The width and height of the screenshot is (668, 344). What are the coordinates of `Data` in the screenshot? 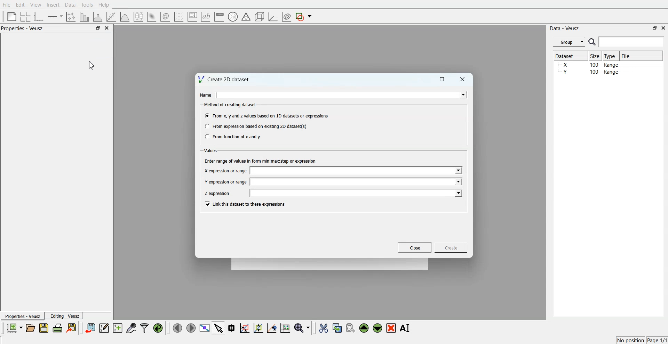 It's located at (71, 5).